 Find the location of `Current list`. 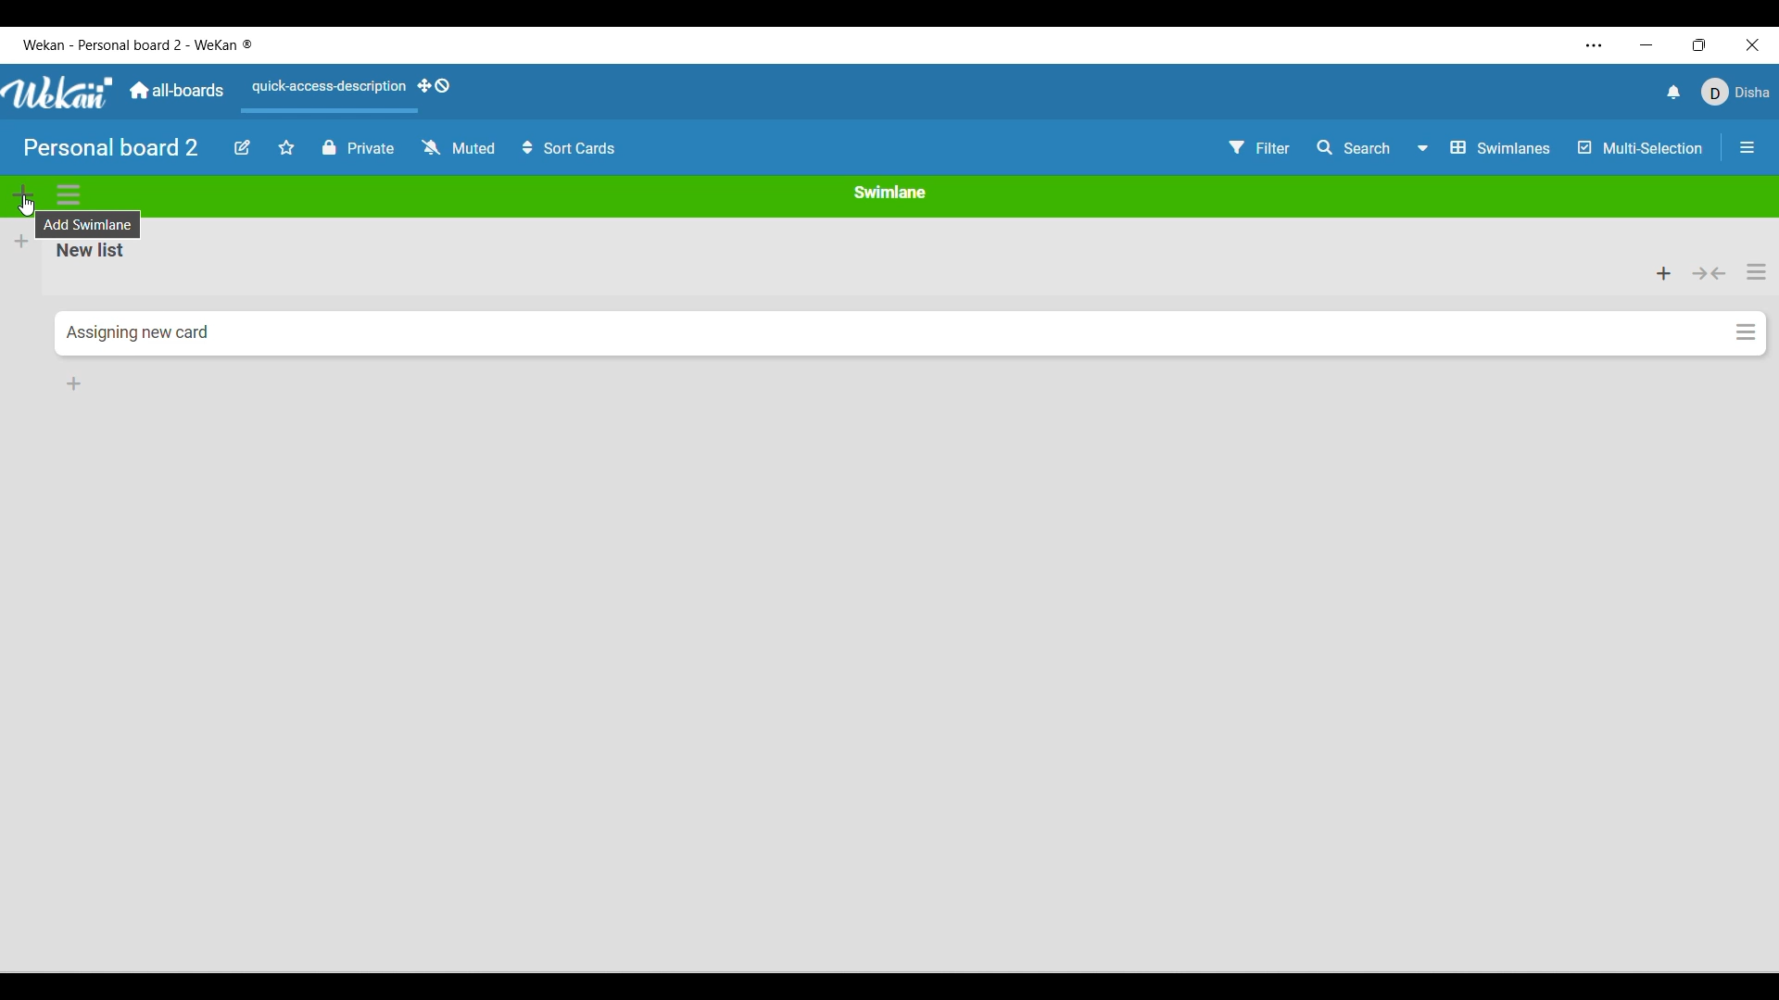

Current list is located at coordinates (843, 267).